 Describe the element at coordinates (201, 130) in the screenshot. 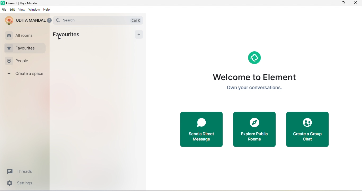

I see `send a direct message` at that location.